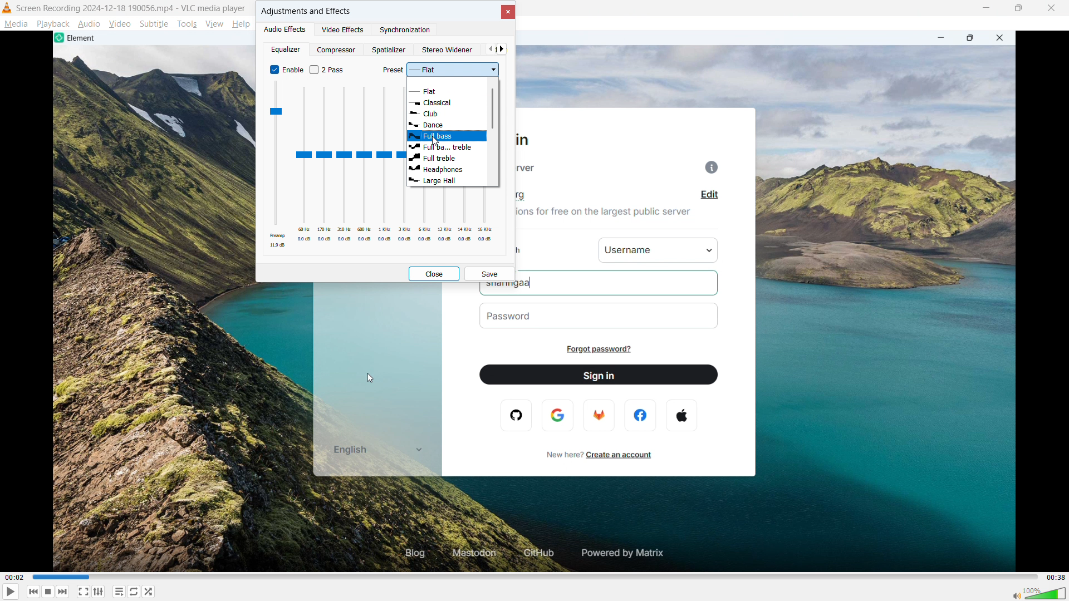 This screenshot has height=601, width=1069. What do you see at coordinates (120, 23) in the screenshot?
I see `Video ` at bounding box center [120, 23].